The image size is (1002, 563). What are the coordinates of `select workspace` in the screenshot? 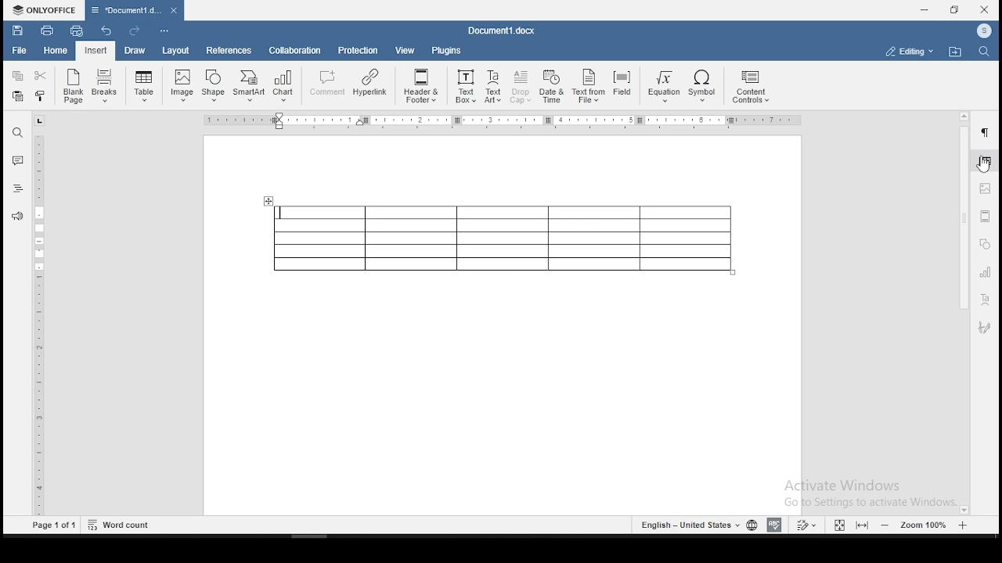 It's located at (907, 50).